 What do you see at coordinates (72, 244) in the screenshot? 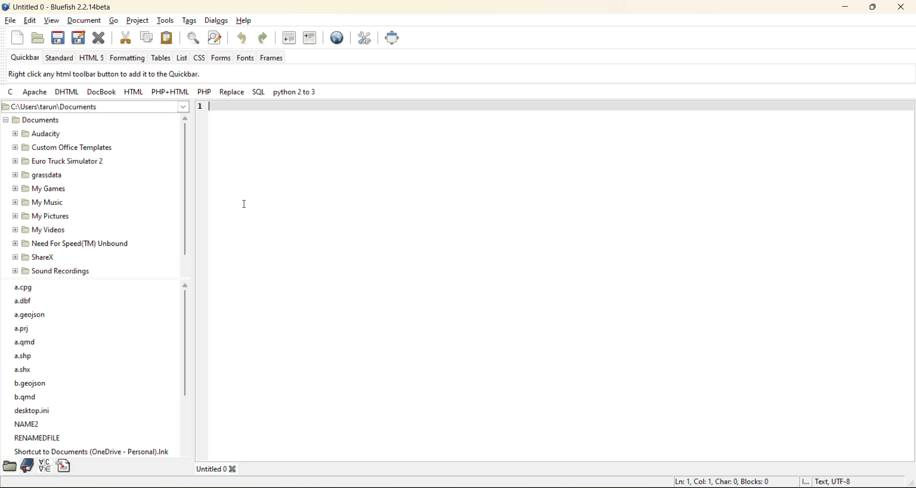
I see `need for speed (TM) unbound` at bounding box center [72, 244].